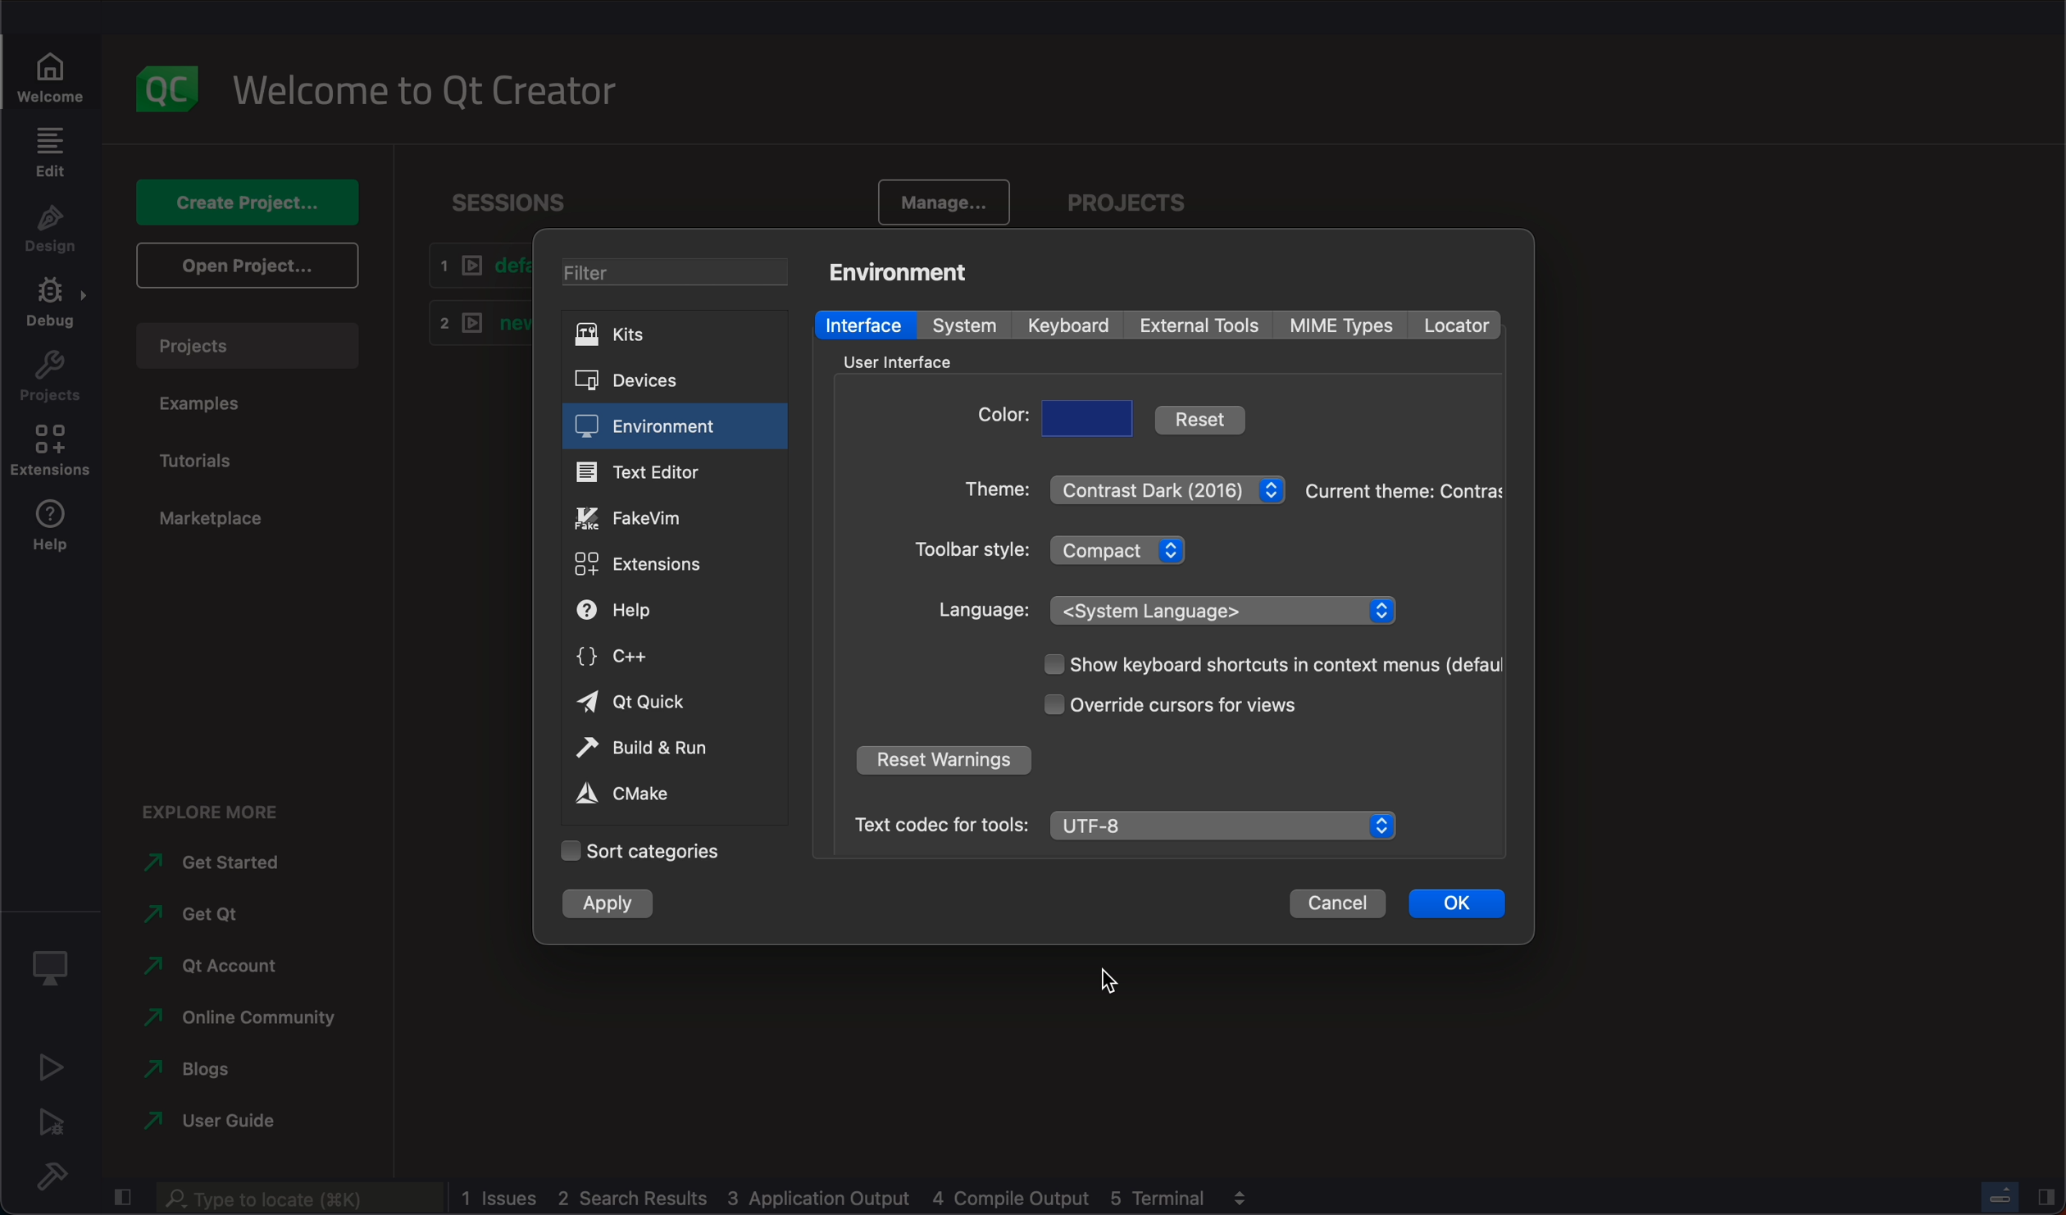  What do you see at coordinates (1227, 609) in the screenshot?
I see `languages menu` at bounding box center [1227, 609].